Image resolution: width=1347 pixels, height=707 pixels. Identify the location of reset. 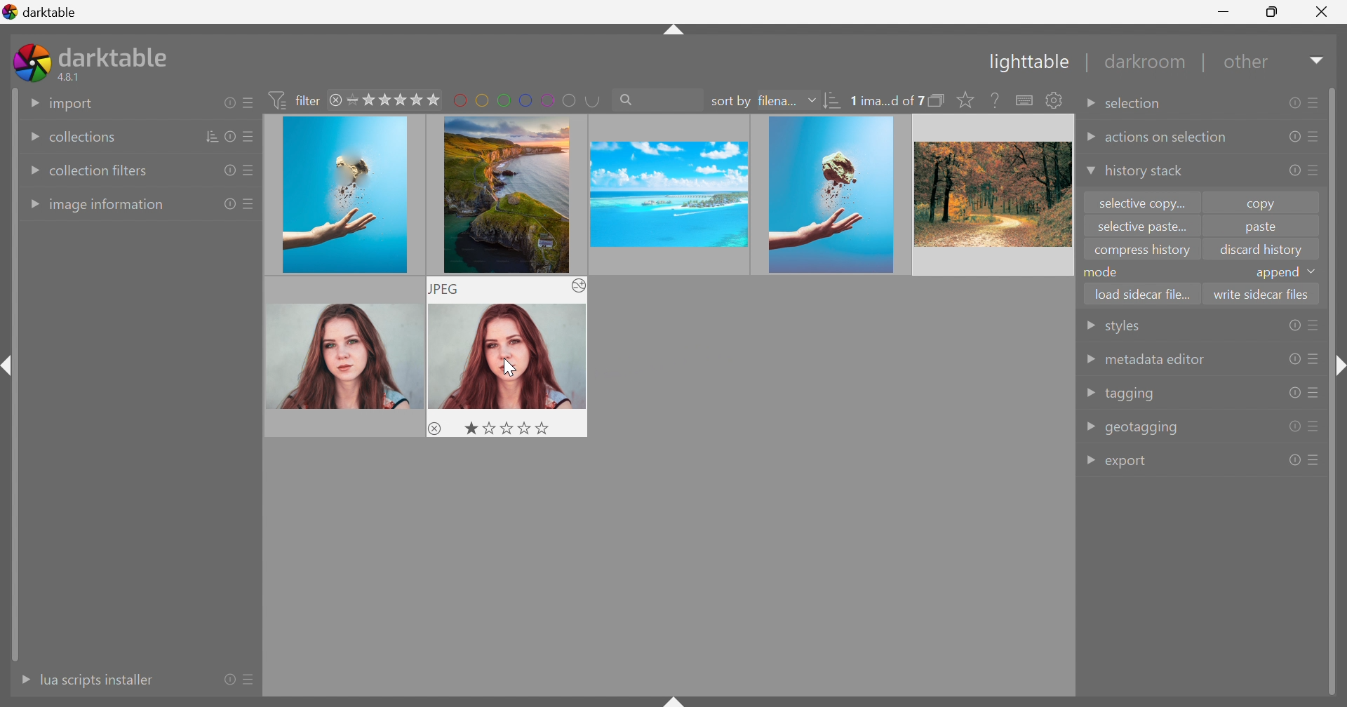
(1294, 460).